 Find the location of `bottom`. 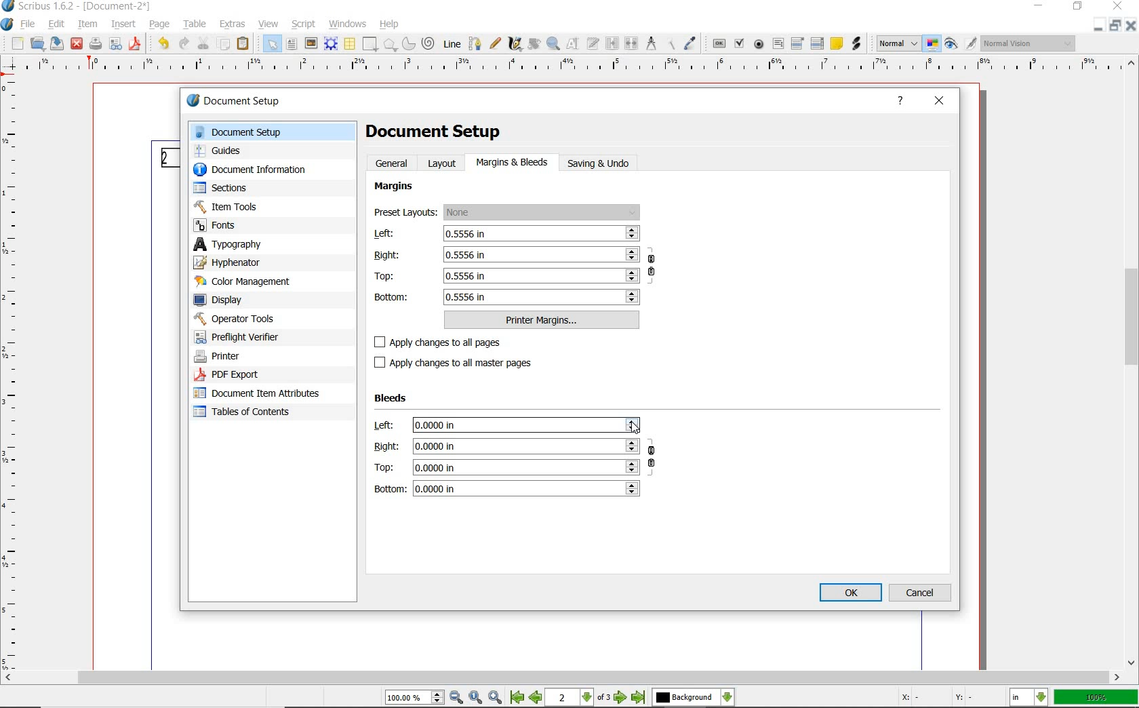

bottom is located at coordinates (506, 488).